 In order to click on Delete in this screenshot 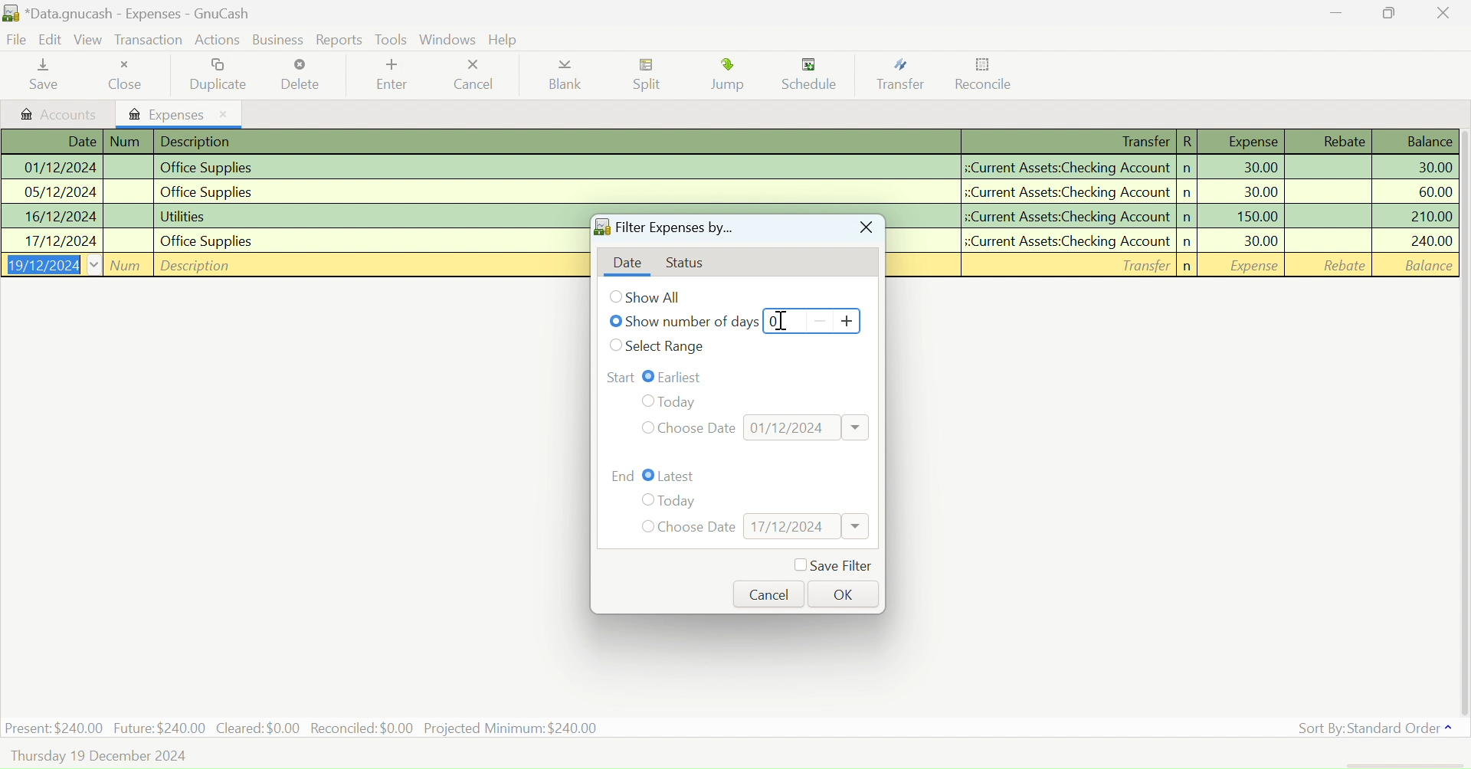, I will do `click(300, 75)`.